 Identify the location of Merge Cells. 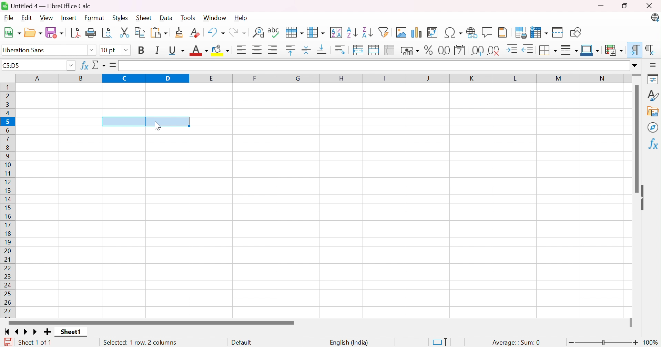
(375, 50).